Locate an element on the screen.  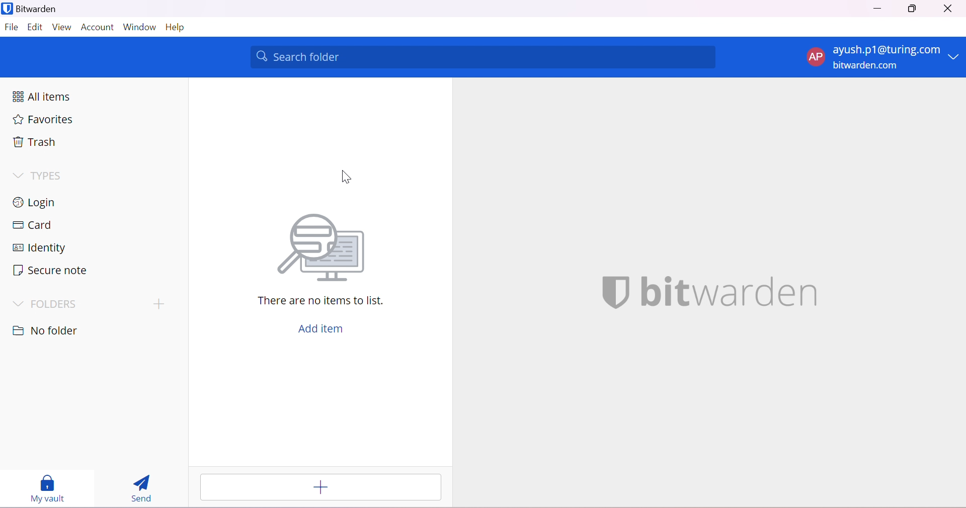
Card is located at coordinates (33, 225).